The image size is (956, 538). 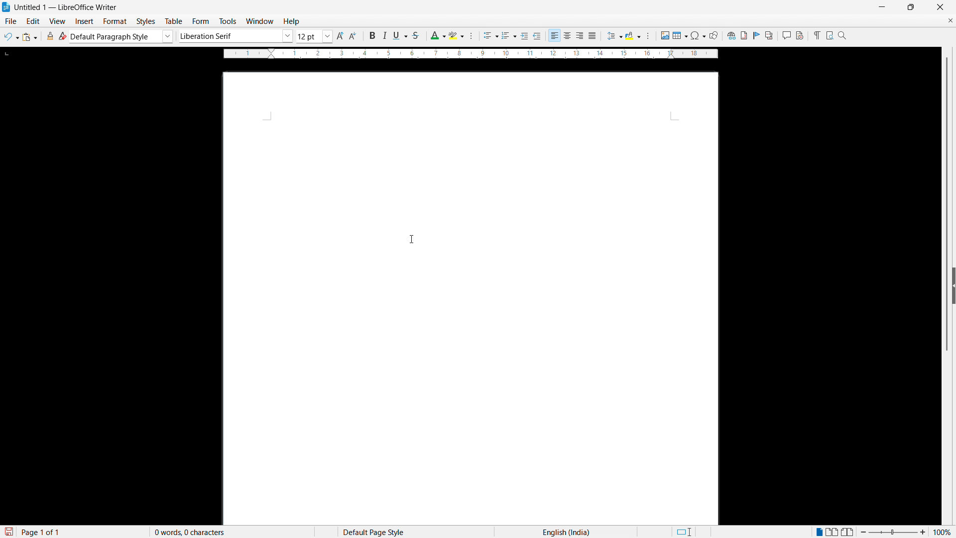 I want to click on Add table , so click(x=680, y=35).